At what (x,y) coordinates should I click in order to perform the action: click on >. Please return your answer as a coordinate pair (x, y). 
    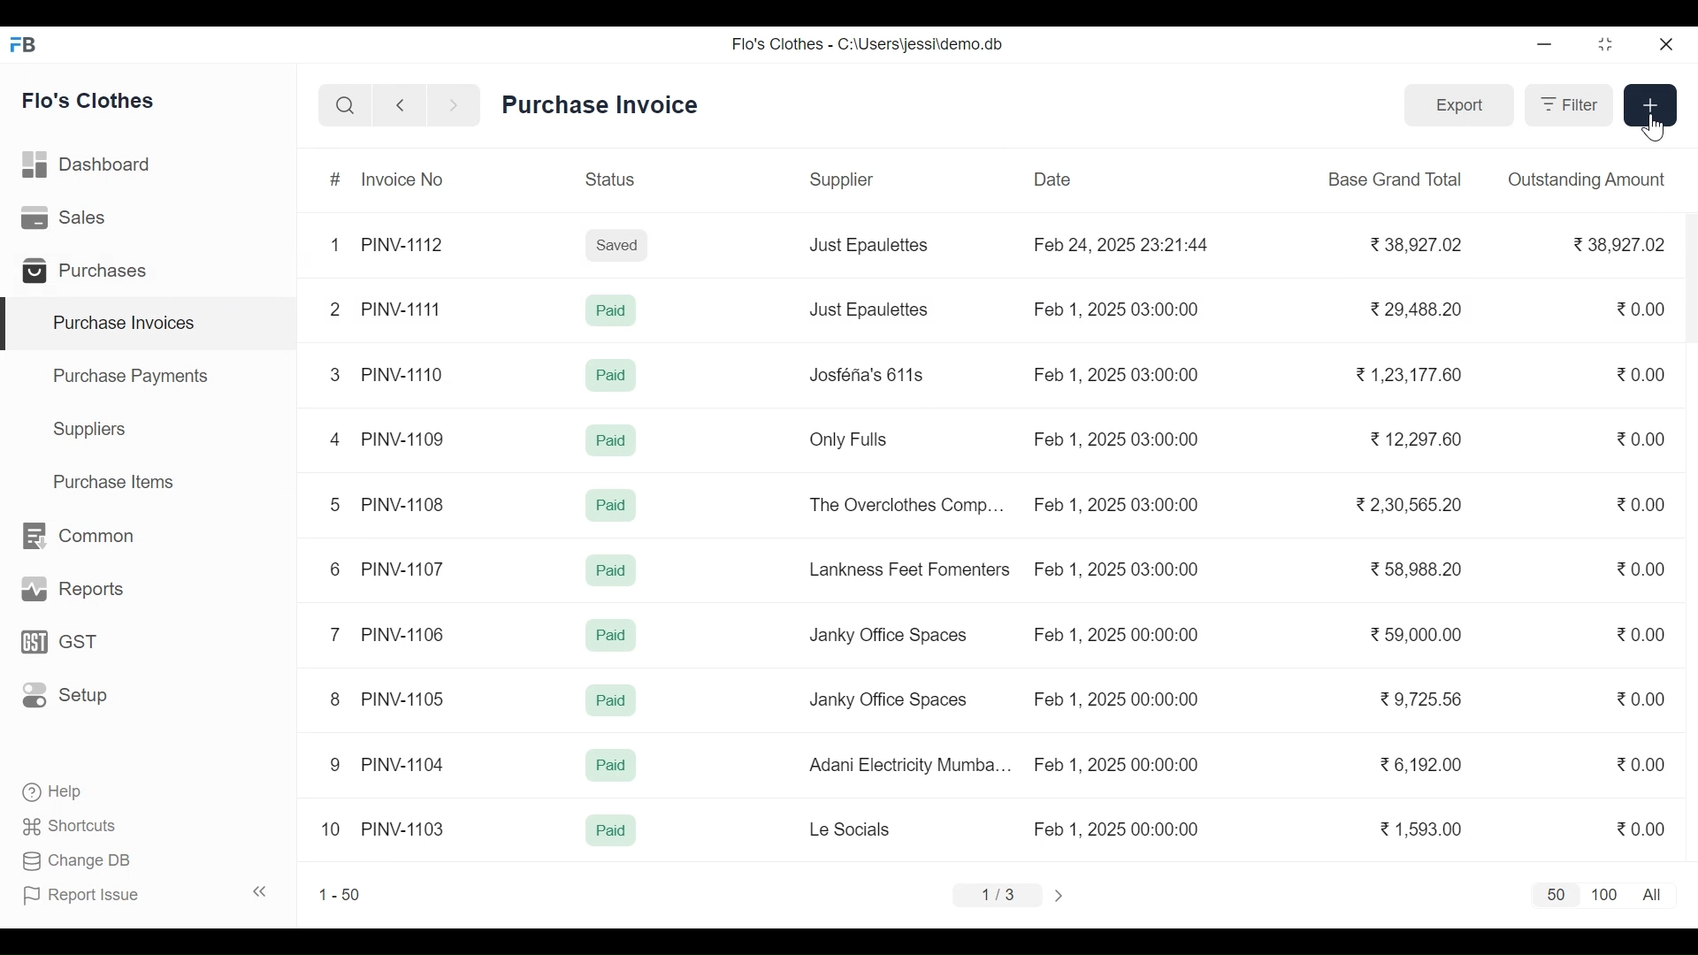
    Looking at the image, I should click on (1059, 897).